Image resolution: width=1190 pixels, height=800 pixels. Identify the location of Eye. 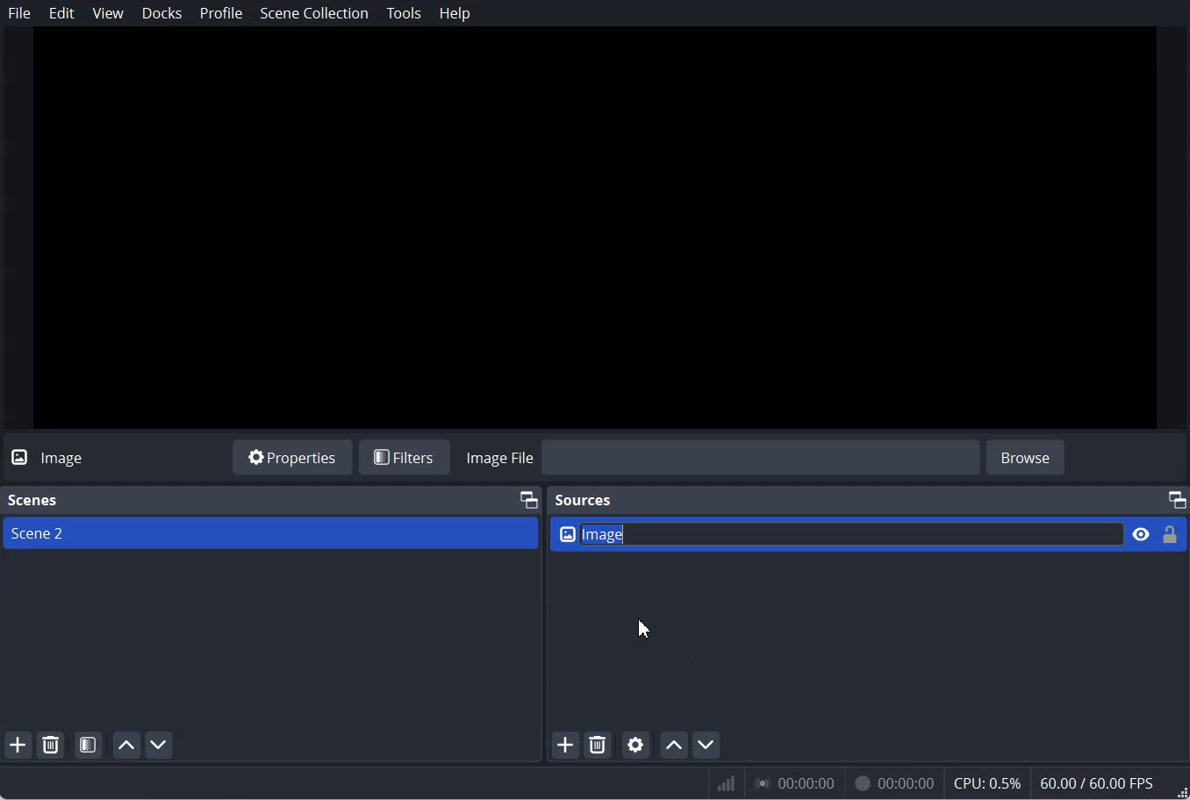
(1141, 533).